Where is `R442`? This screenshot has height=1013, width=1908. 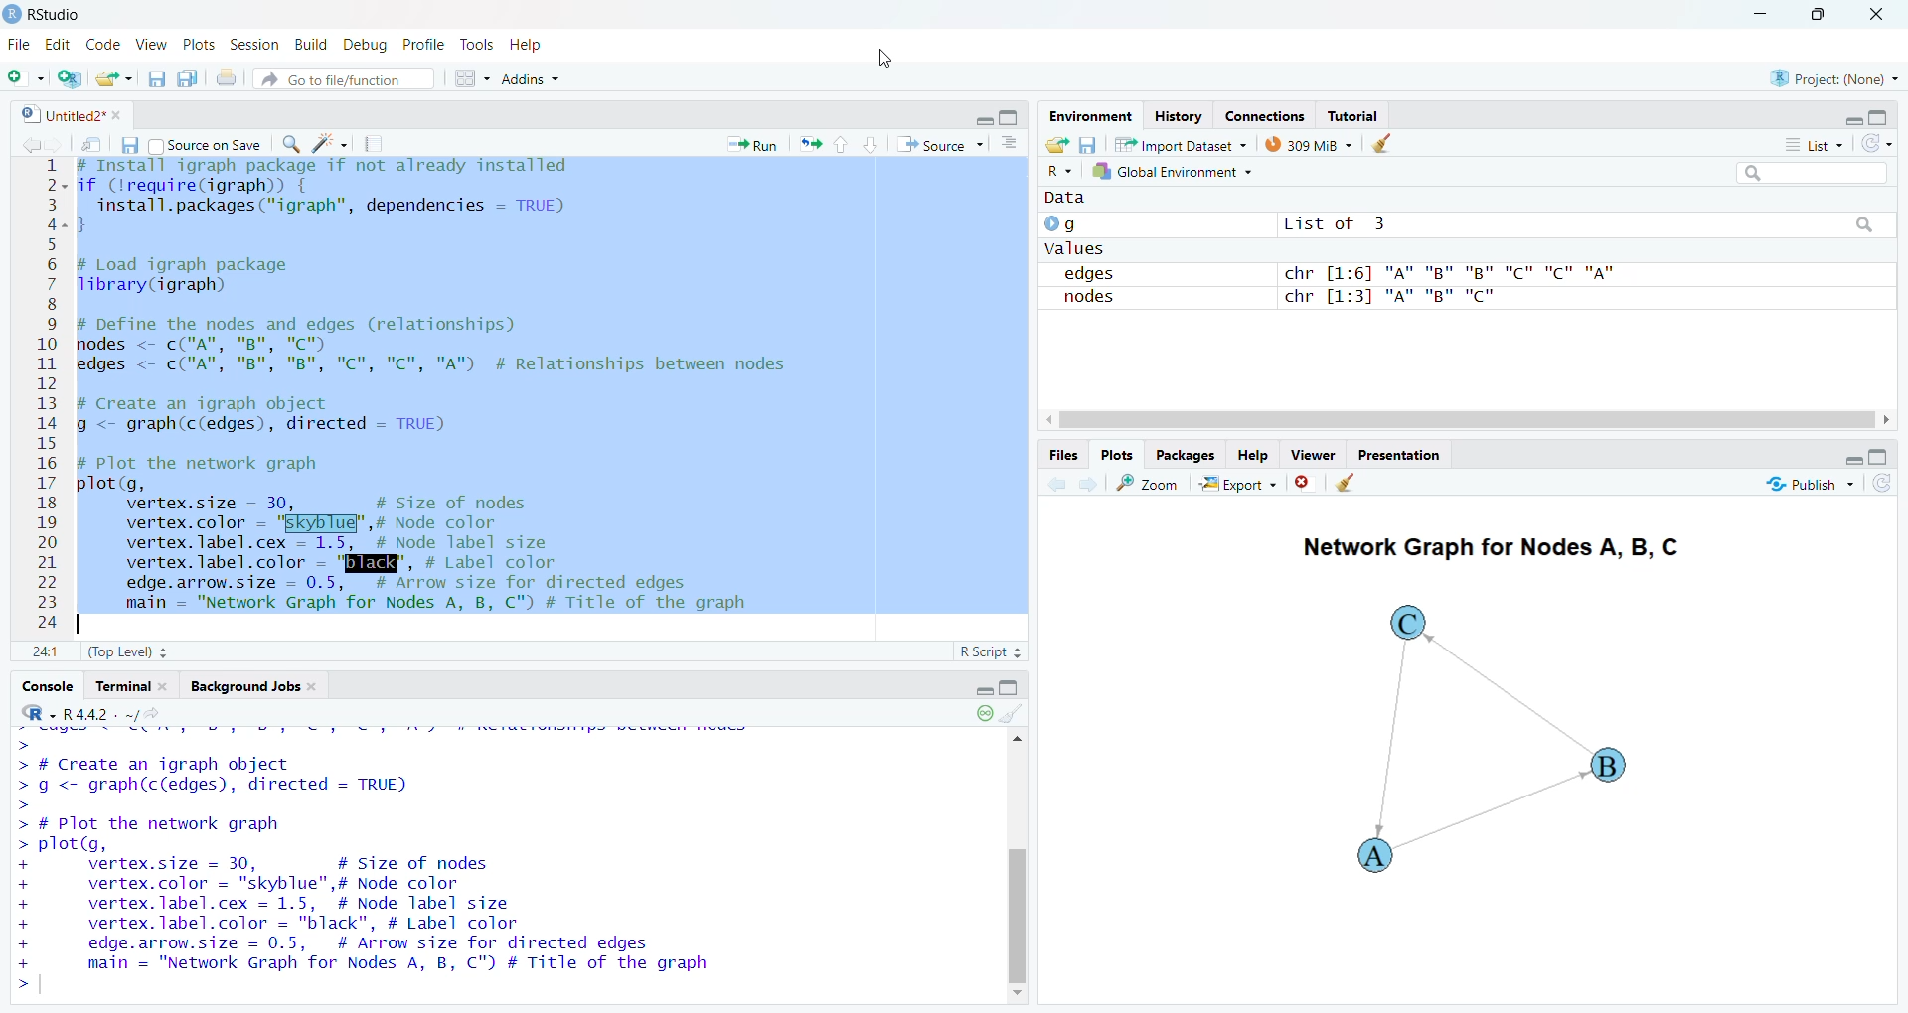
R442 is located at coordinates (86, 712).